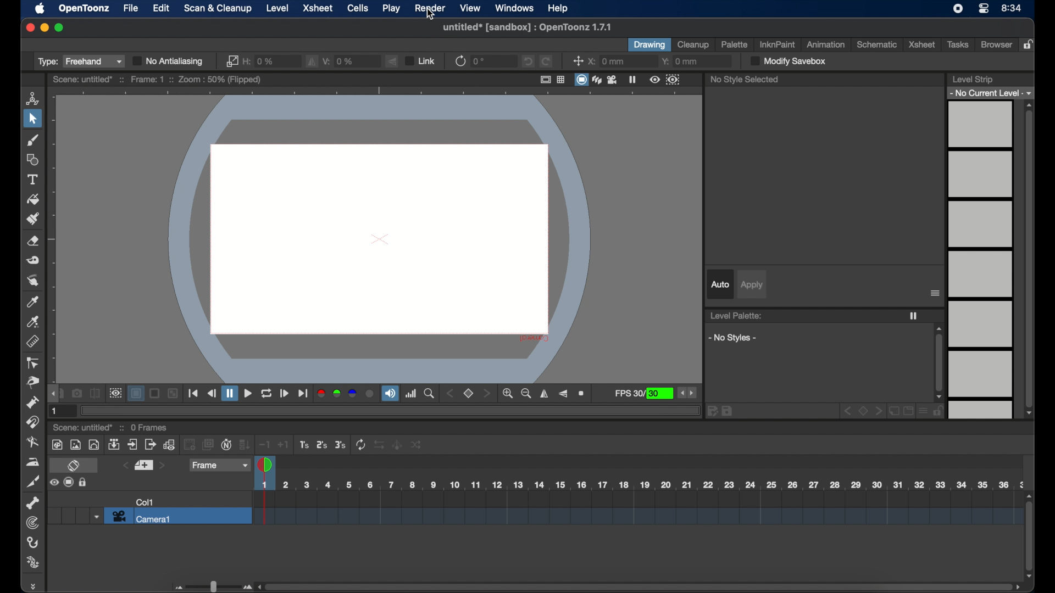 The image size is (1055, 593). What do you see at coordinates (32, 503) in the screenshot?
I see `skeleton tool` at bounding box center [32, 503].